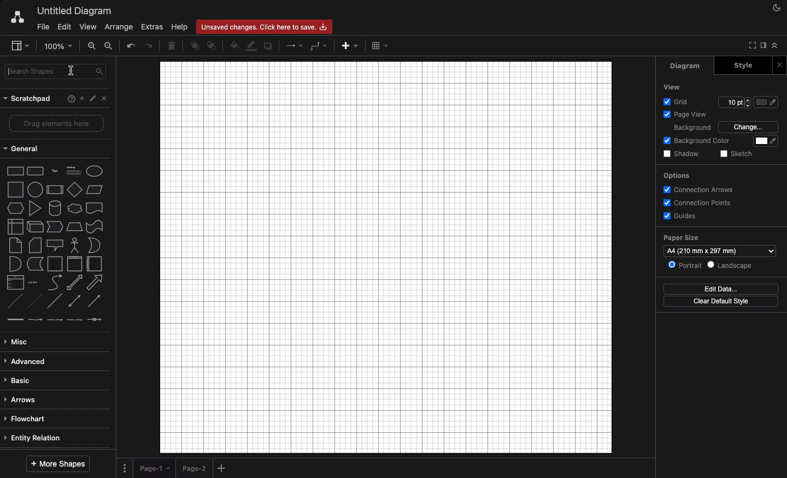  I want to click on Sidebar, so click(762, 46).